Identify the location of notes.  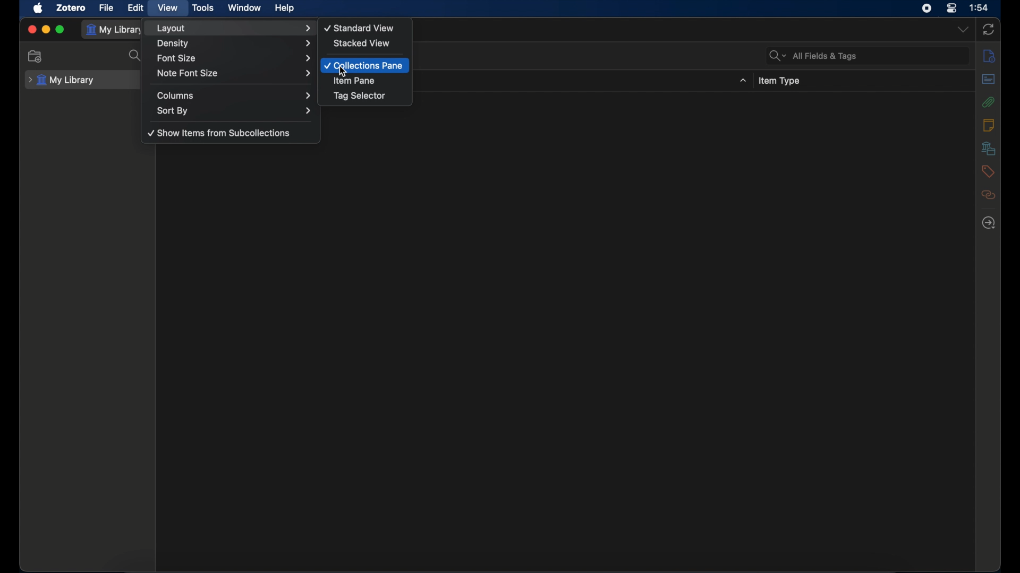
(989, 126).